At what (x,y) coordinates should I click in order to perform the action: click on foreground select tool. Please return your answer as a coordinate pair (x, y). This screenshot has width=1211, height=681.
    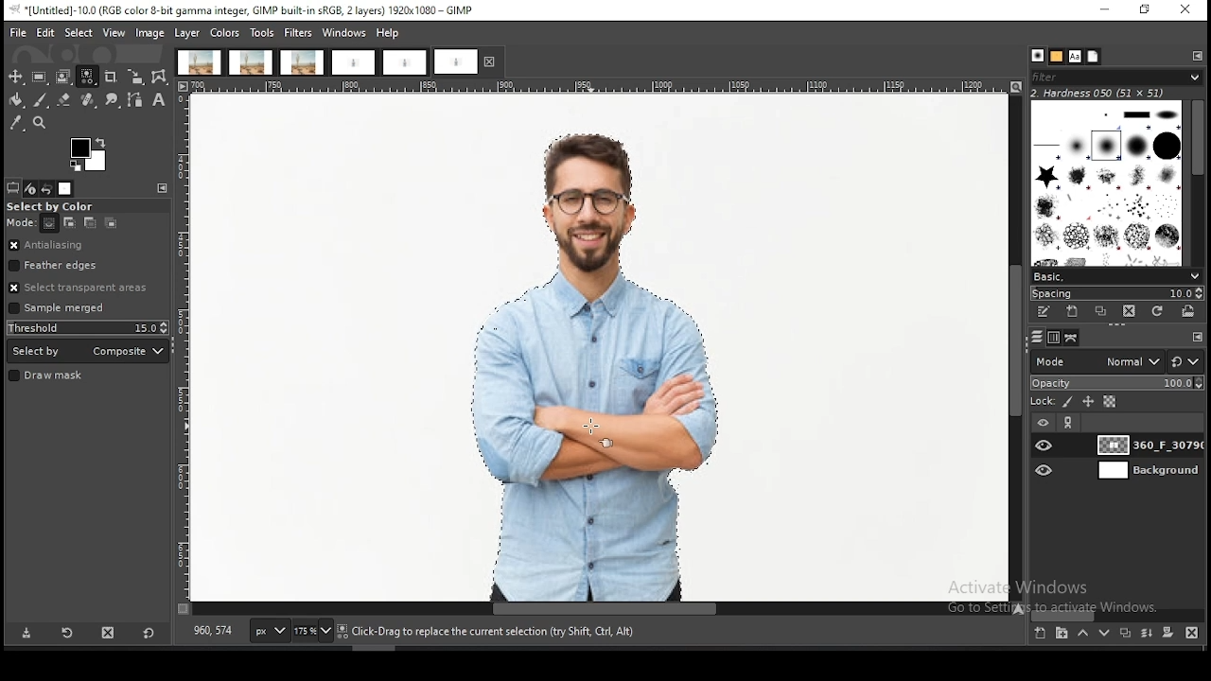
    Looking at the image, I should click on (63, 77).